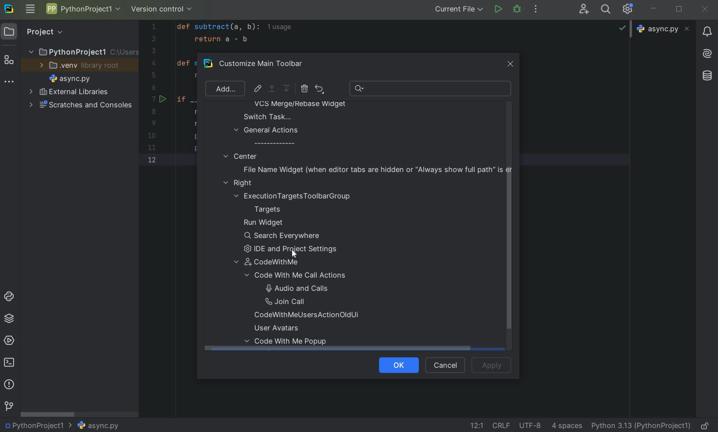 This screenshot has height=432, width=718. Describe the element at coordinates (83, 10) in the screenshot. I see `PROJECT NAME` at that location.